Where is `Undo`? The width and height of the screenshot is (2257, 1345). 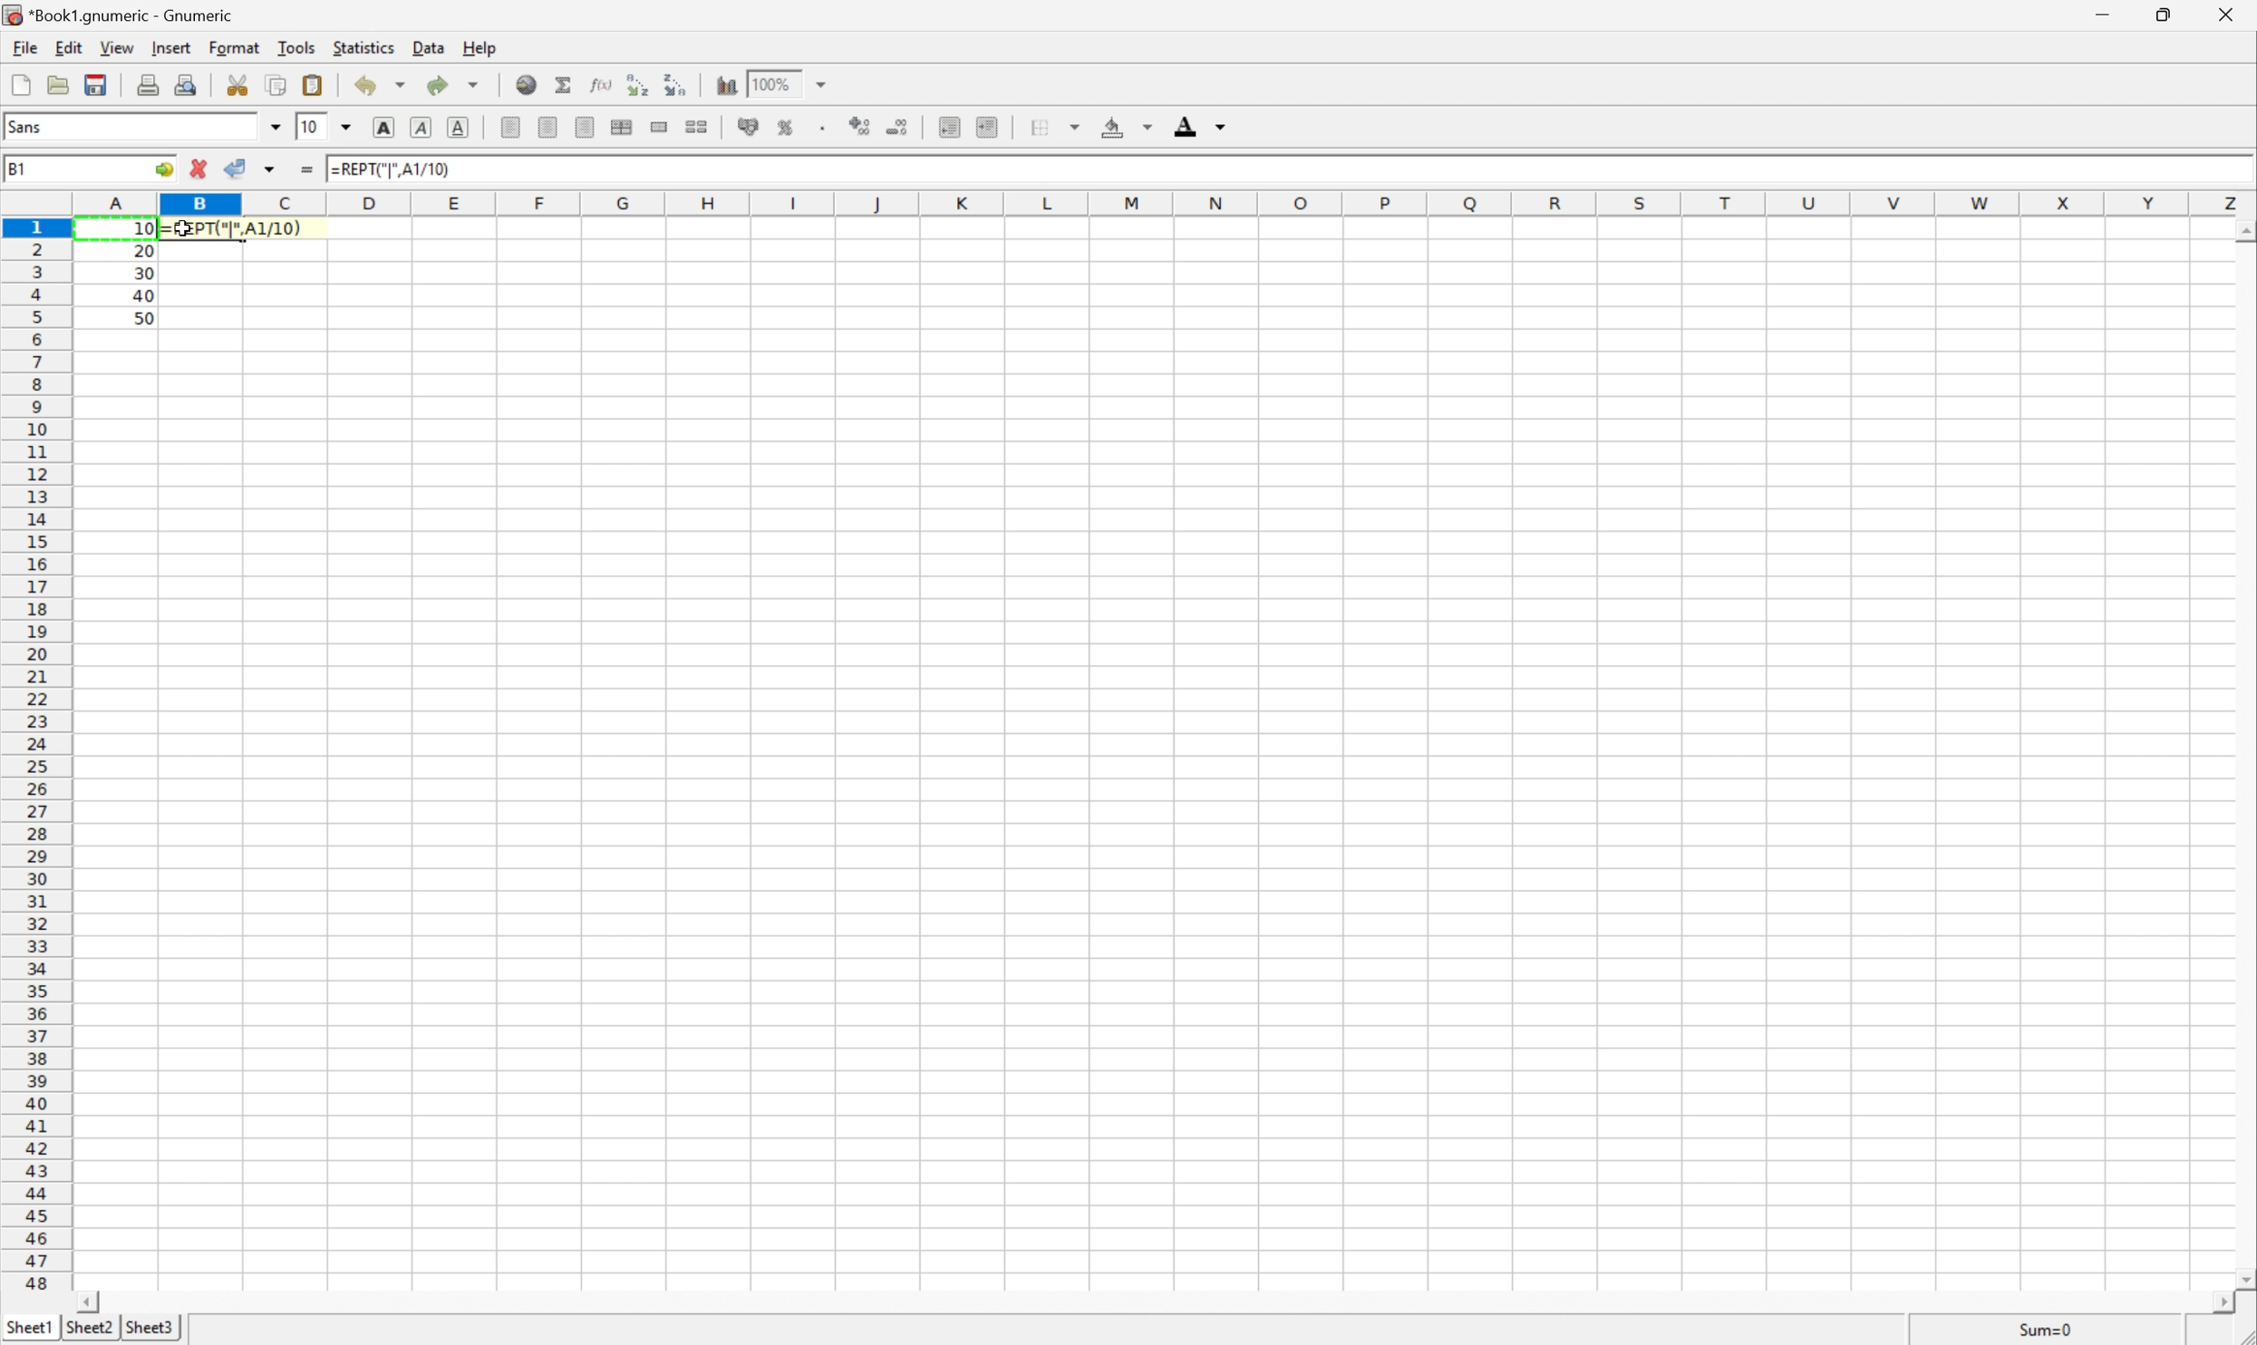
Undo is located at coordinates (380, 83).